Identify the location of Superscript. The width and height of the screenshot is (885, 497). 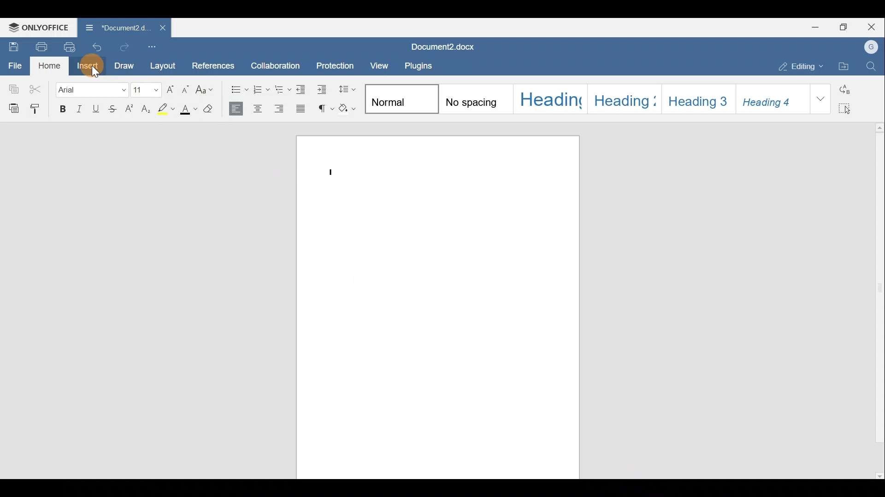
(130, 110).